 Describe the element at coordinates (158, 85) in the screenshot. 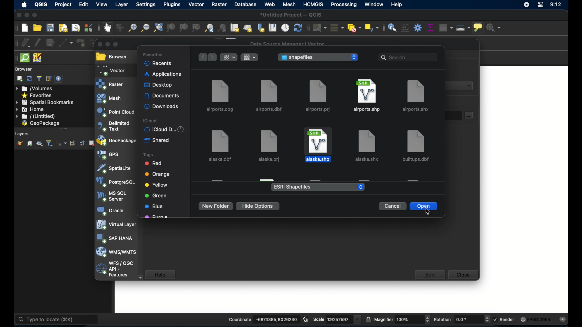

I see `desktop` at that location.